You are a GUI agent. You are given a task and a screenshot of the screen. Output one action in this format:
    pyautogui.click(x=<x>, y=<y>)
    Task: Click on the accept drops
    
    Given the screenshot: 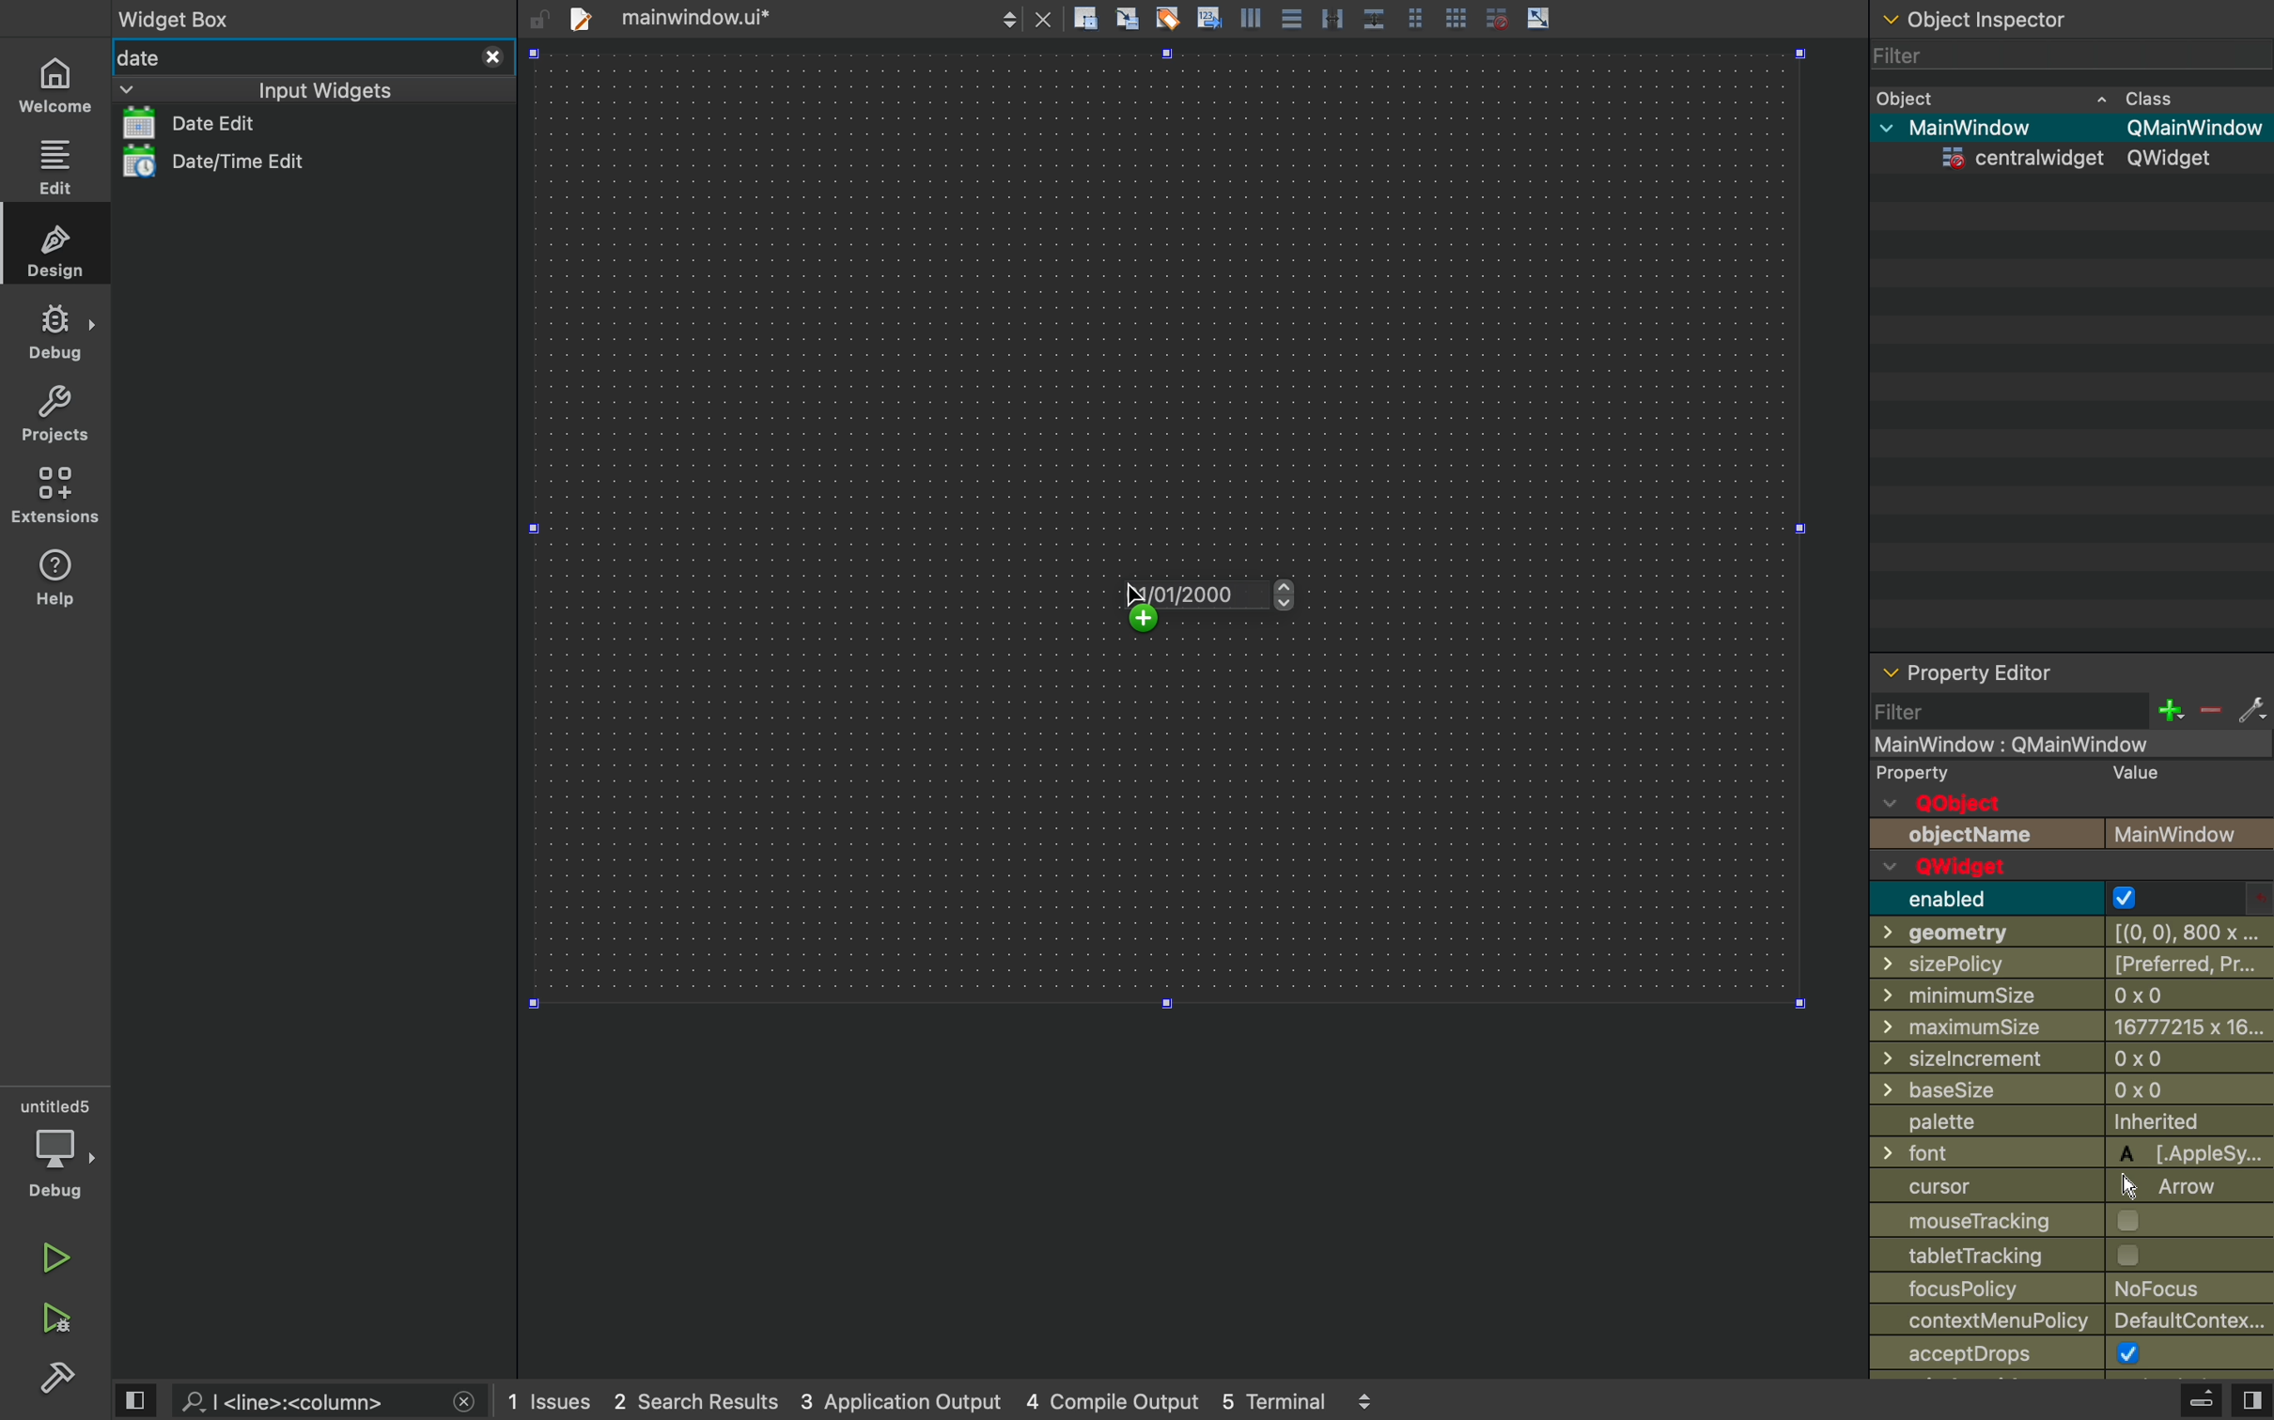 What is the action you would take?
    pyautogui.click(x=2062, y=1354)
    